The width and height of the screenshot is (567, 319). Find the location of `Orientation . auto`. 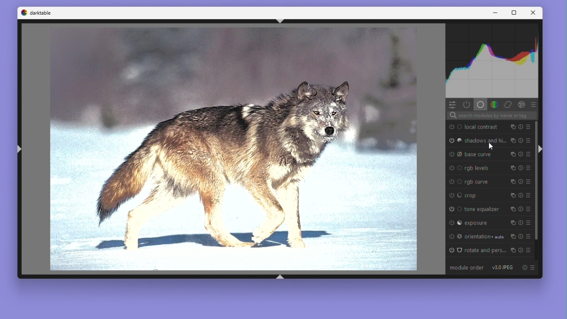

Orientation . auto is located at coordinates (485, 235).